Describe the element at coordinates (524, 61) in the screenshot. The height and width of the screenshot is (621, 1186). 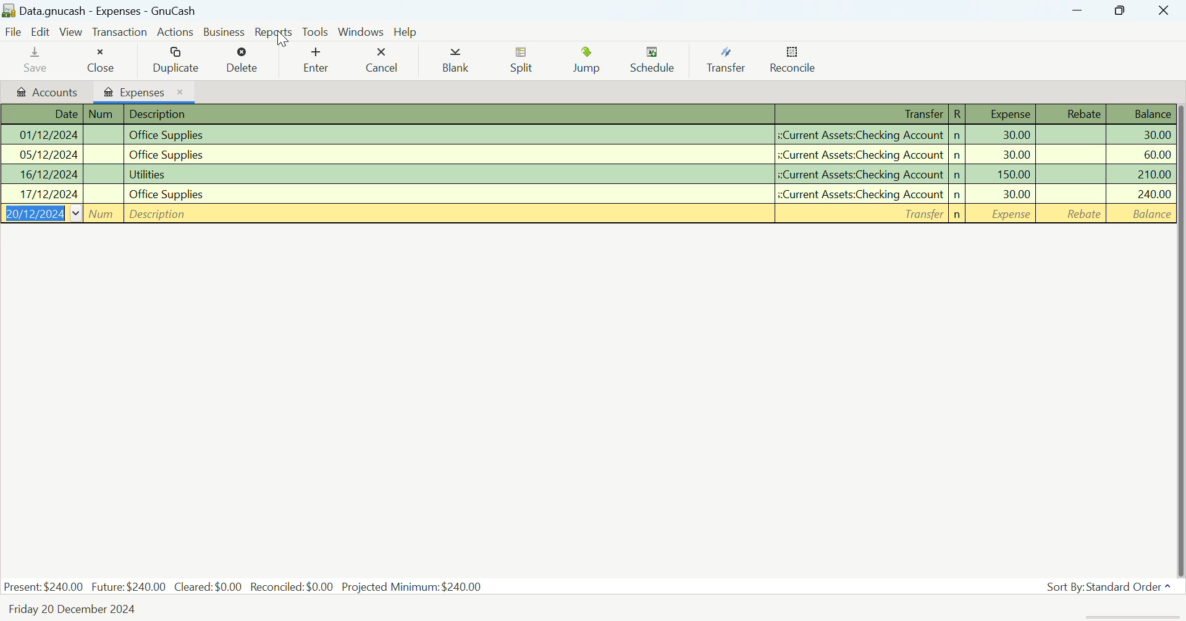
I see `Split` at that location.